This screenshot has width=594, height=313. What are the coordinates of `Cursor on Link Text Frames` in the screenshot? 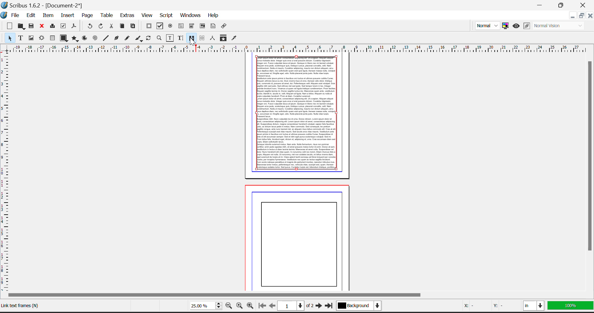 It's located at (192, 41).